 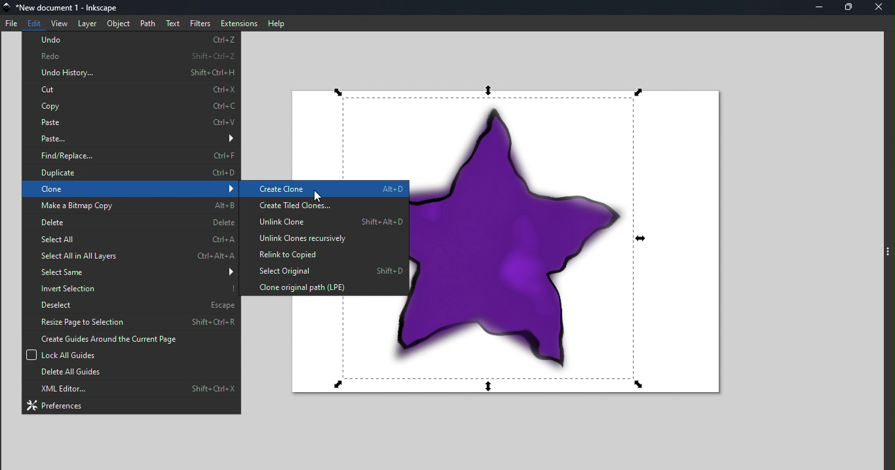 I want to click on Select same, so click(x=132, y=271).